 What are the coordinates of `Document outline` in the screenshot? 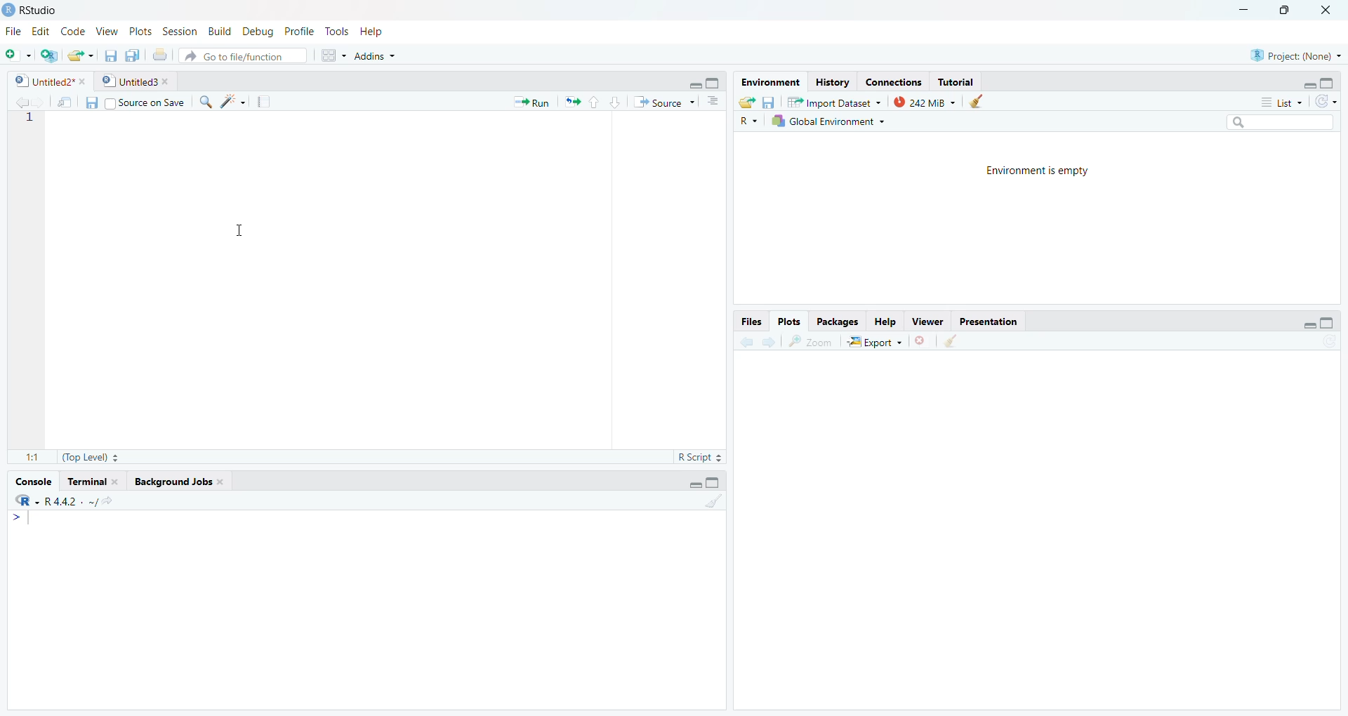 It's located at (713, 103).